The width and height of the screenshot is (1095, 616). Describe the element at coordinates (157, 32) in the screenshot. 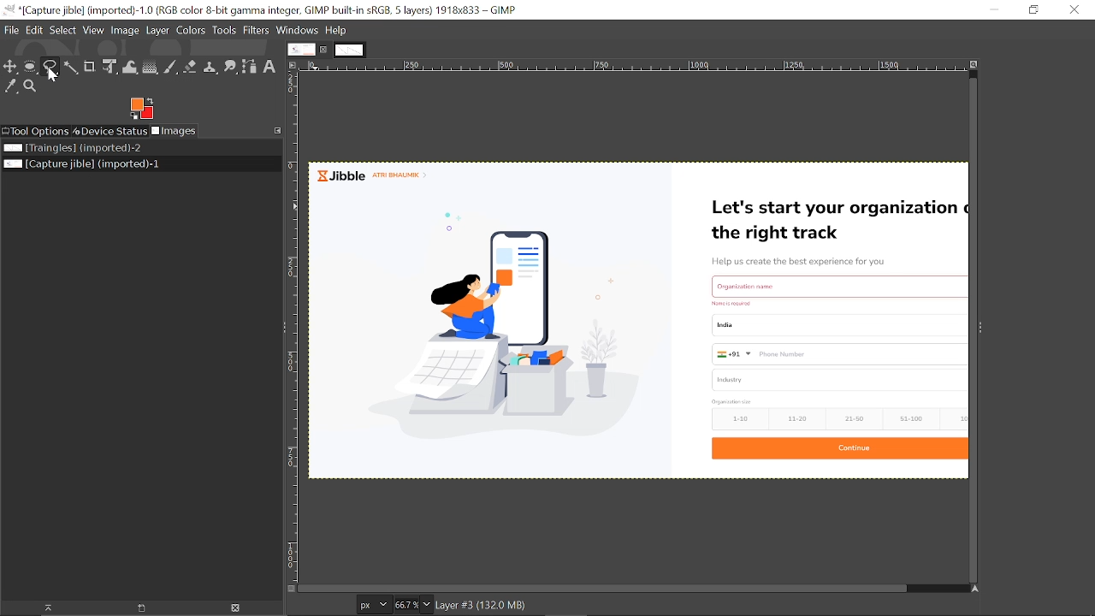

I see `Layer` at that location.